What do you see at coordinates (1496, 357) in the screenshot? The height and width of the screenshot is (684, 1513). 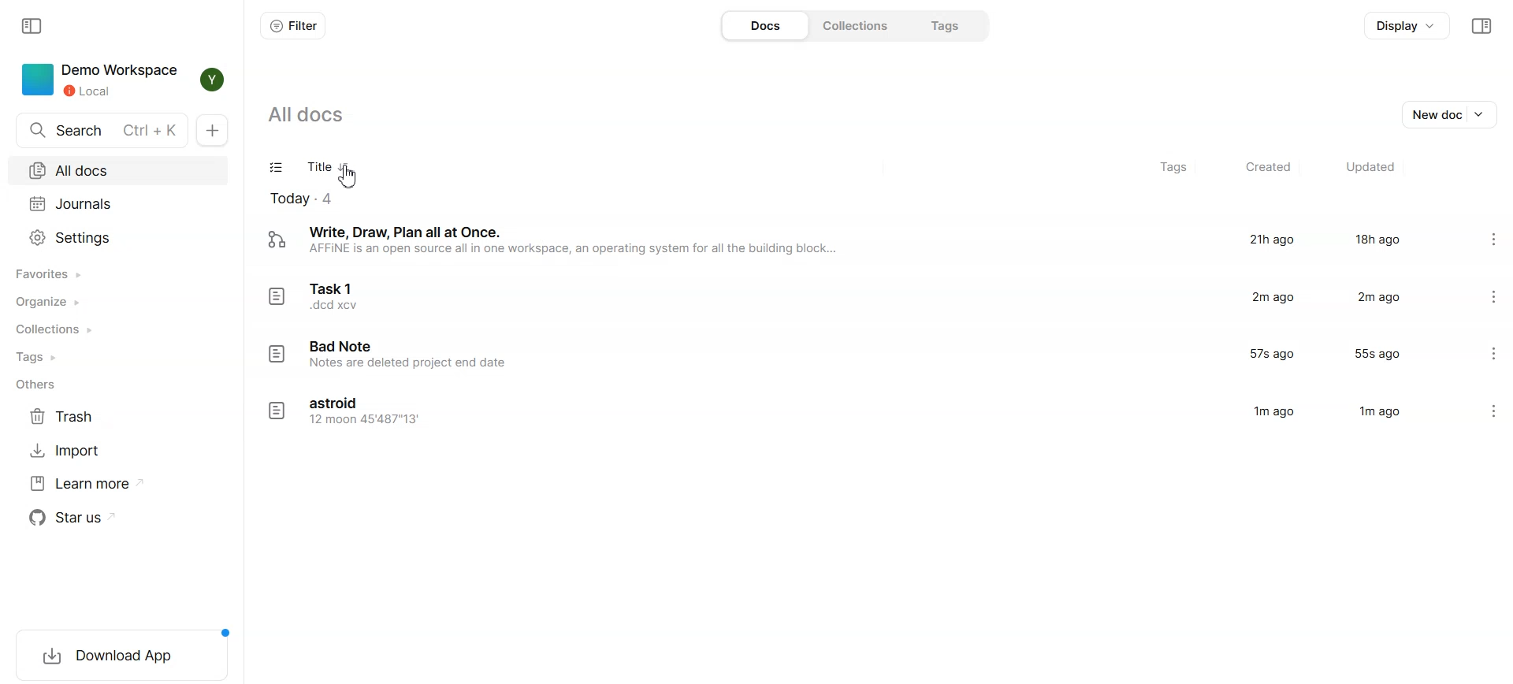 I see `Settings` at bounding box center [1496, 357].